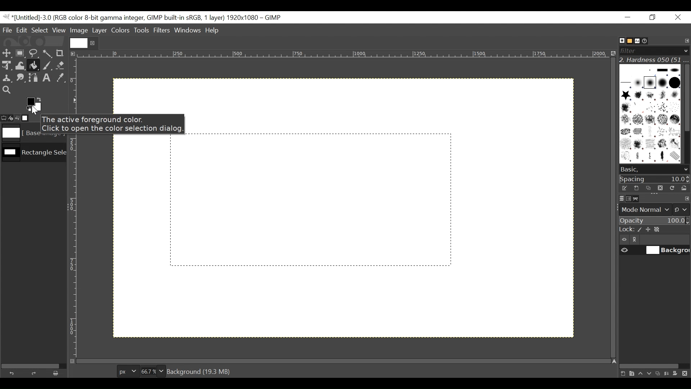 The image size is (691, 389). What do you see at coordinates (686, 97) in the screenshot?
I see `Vertical scroll bar` at bounding box center [686, 97].